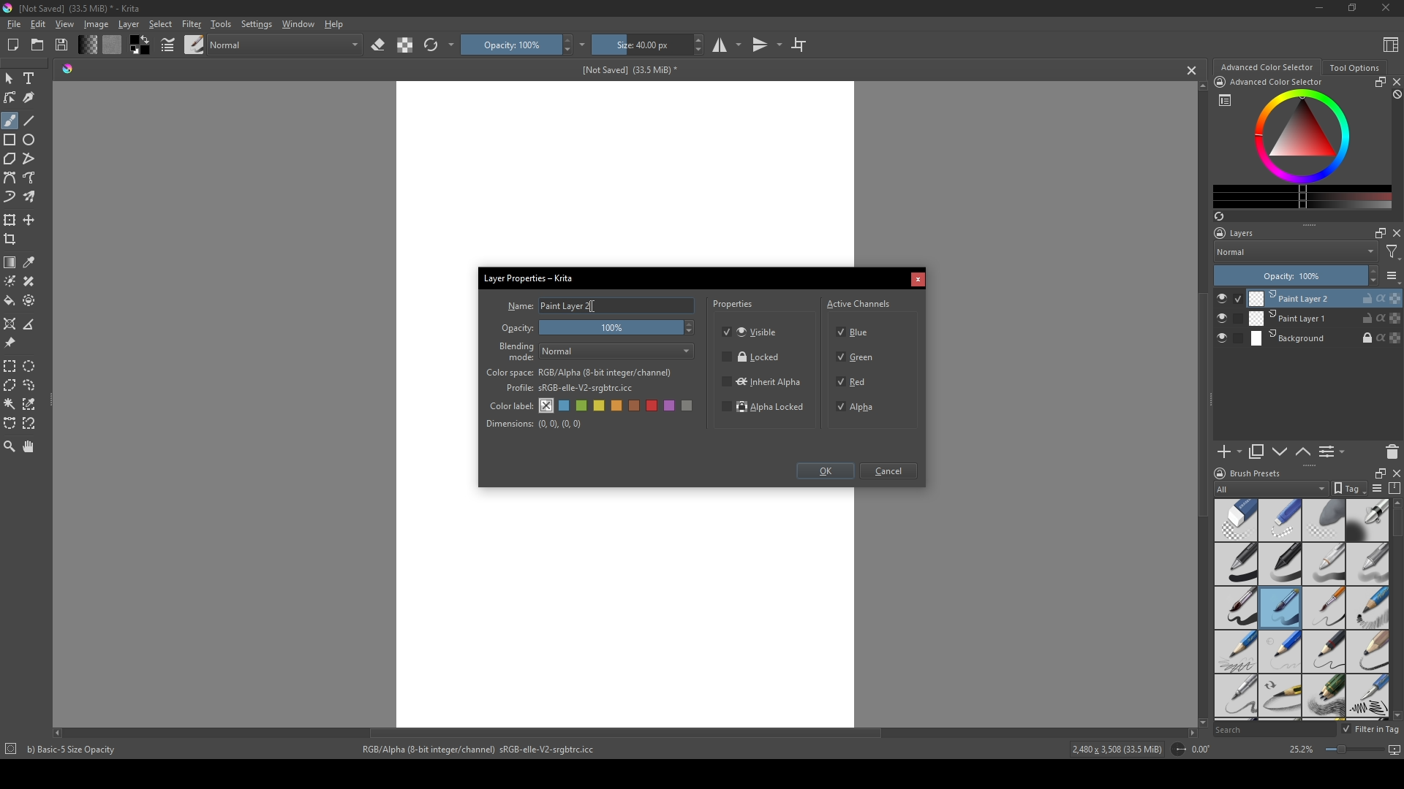 This screenshot has height=789, width=1404. I want to click on calligraphy, so click(31, 97).